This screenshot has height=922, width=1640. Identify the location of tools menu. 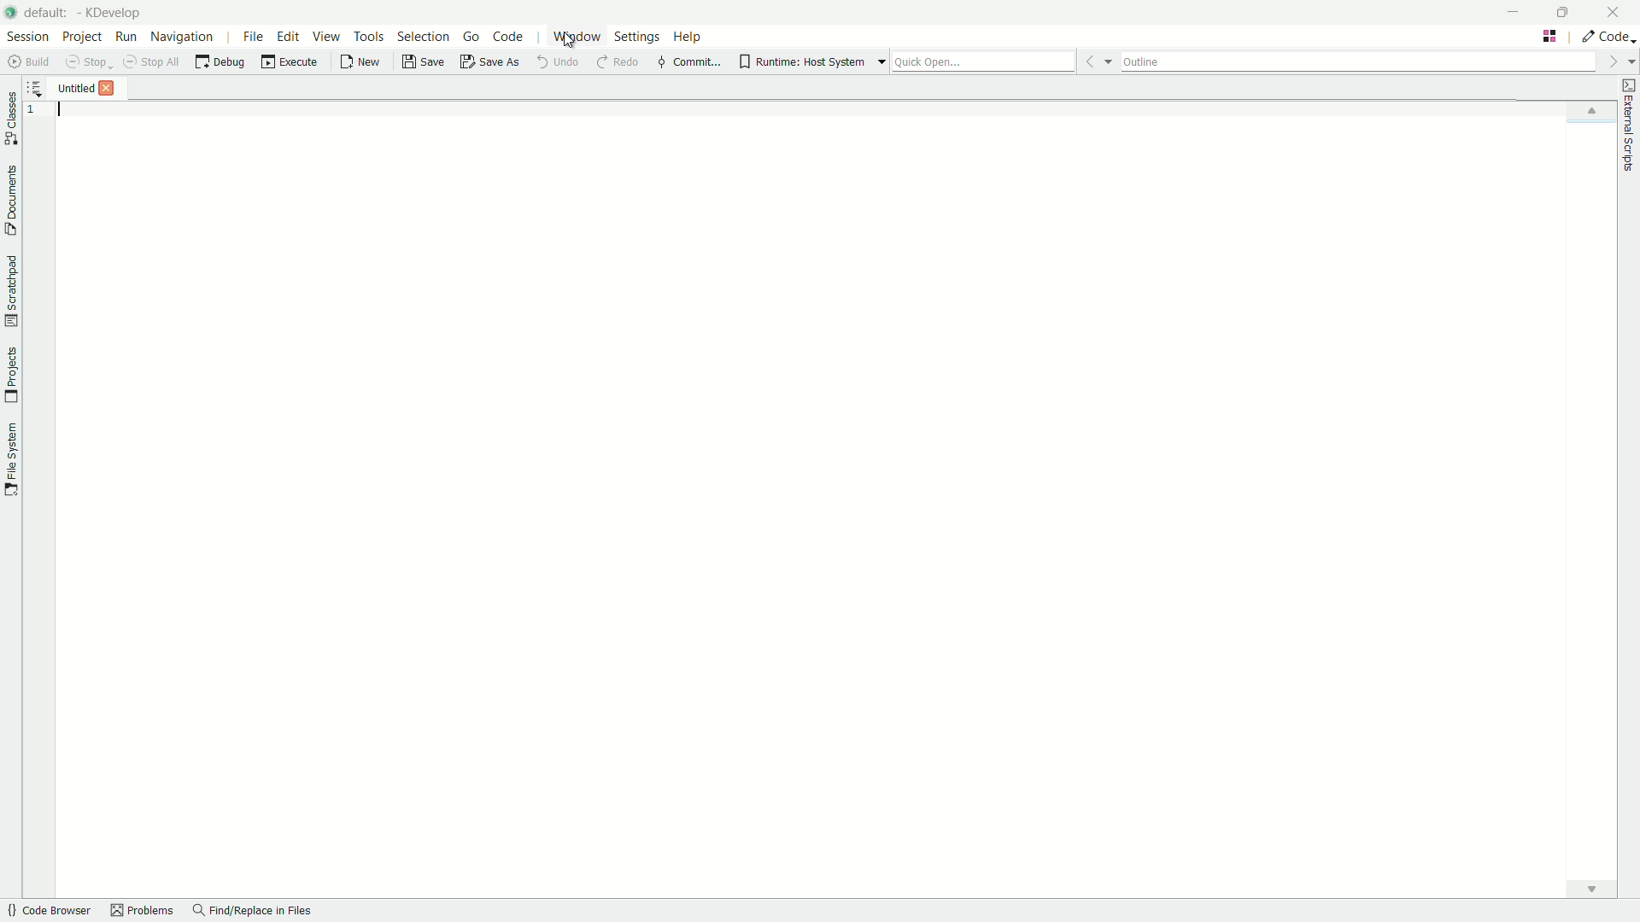
(368, 36).